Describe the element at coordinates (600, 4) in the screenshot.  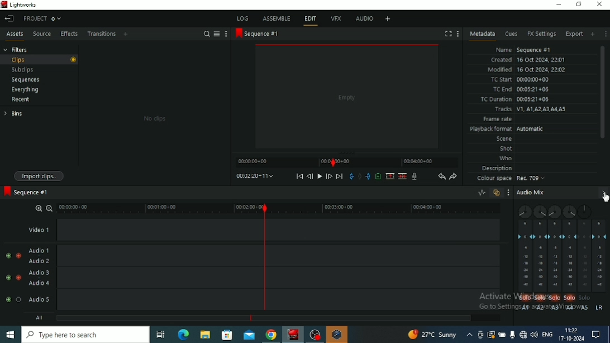
I see `Close` at that location.